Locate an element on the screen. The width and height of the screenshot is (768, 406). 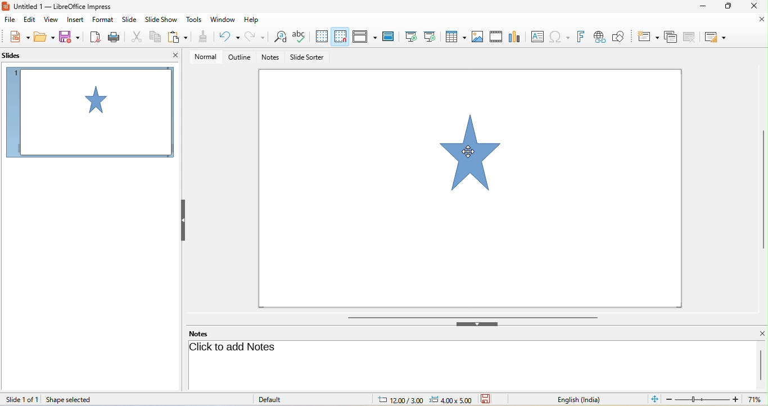
spelling is located at coordinates (300, 37).